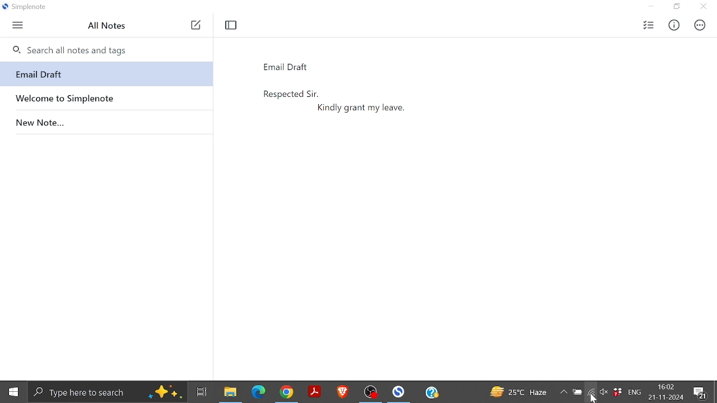  Describe the element at coordinates (592, 394) in the screenshot. I see `Network` at that location.